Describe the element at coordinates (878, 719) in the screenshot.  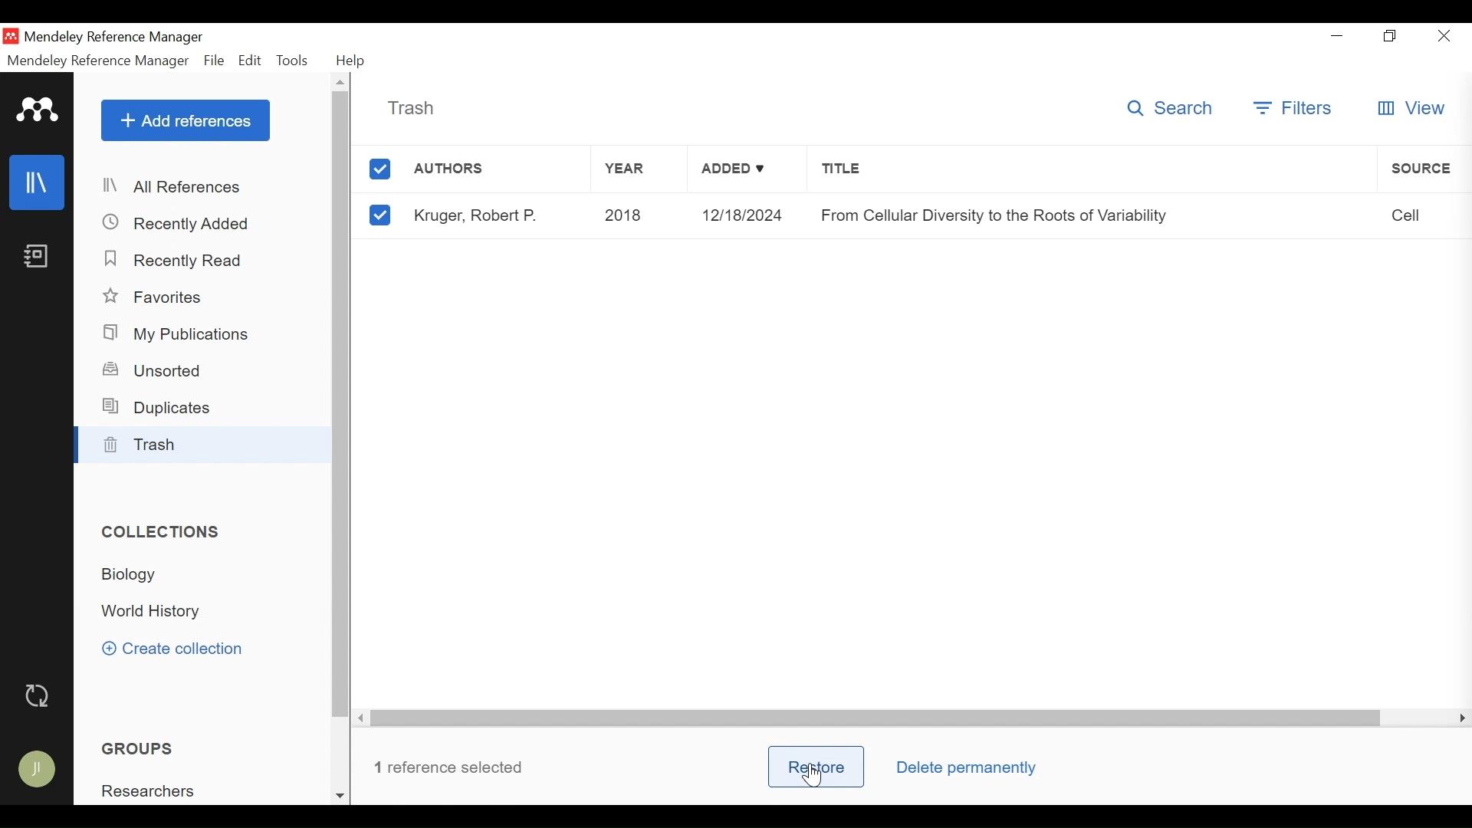
I see `Horizontal Scroll bar` at that location.